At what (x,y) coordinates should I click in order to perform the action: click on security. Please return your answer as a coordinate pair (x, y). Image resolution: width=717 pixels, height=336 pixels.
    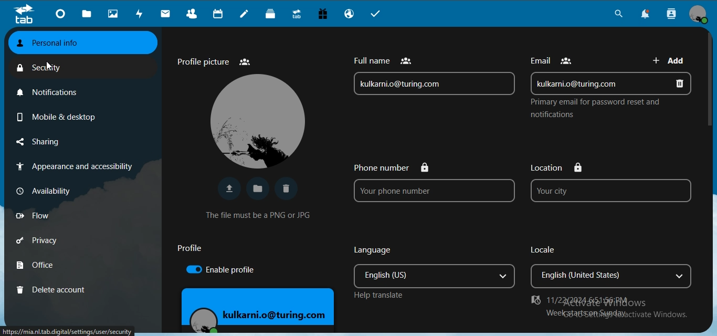
    Looking at the image, I should click on (47, 69).